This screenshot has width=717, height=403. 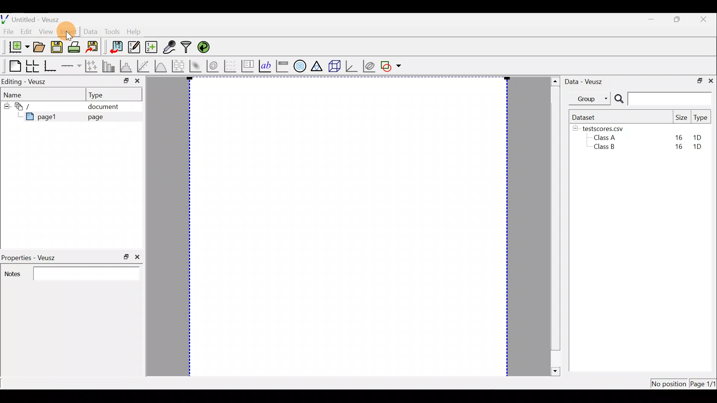 I want to click on 3d graph, so click(x=352, y=66).